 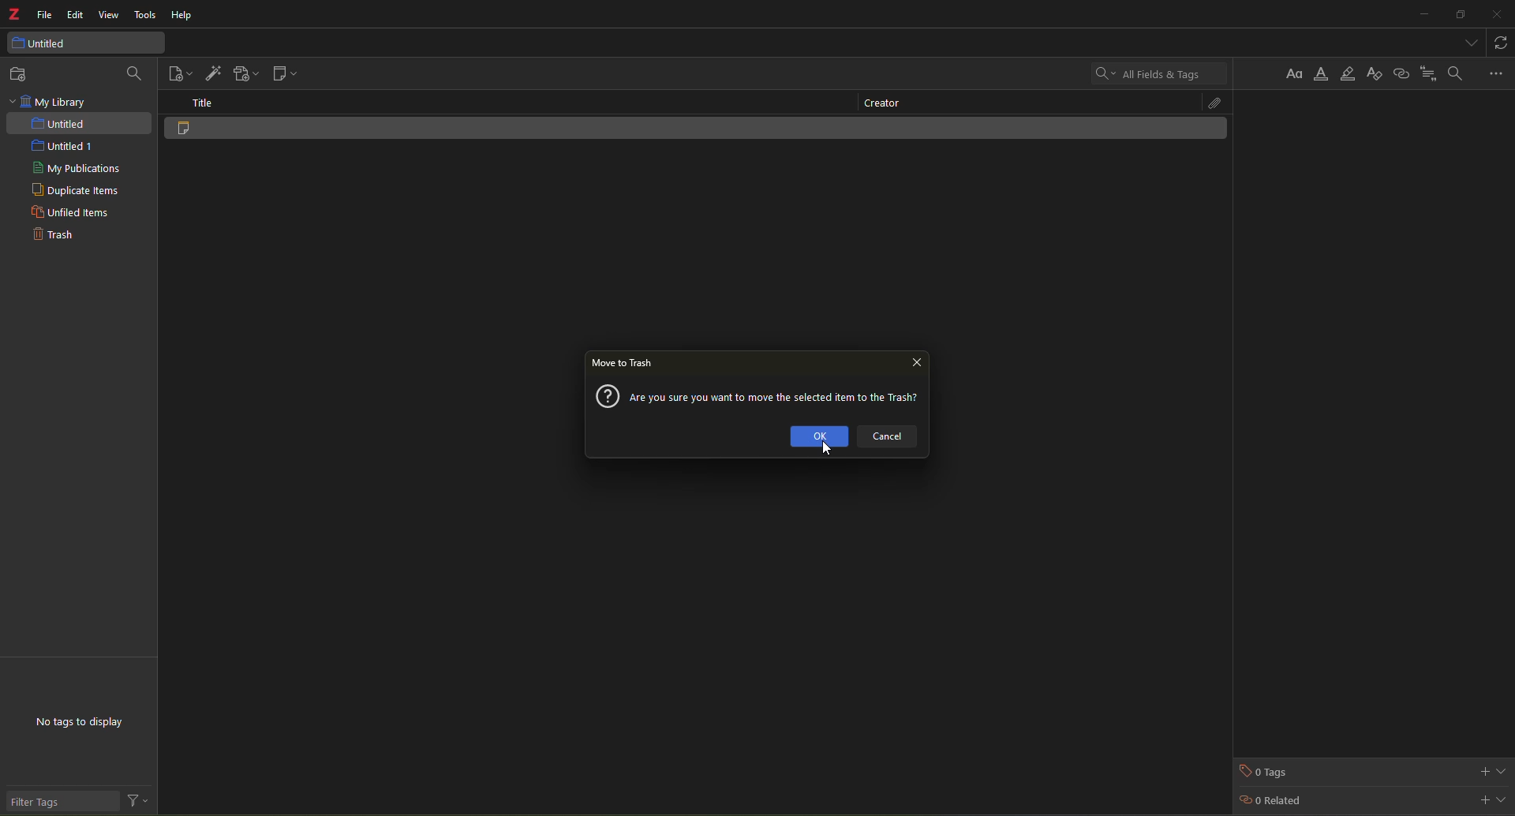 I want to click on z, so click(x=16, y=16).